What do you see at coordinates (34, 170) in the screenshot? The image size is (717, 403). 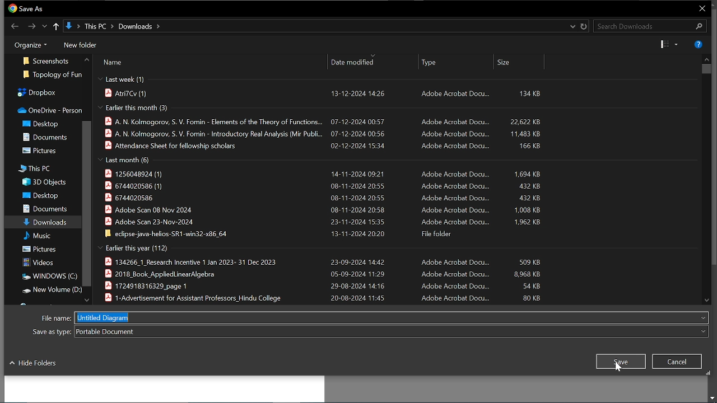 I see `this PC` at bounding box center [34, 170].